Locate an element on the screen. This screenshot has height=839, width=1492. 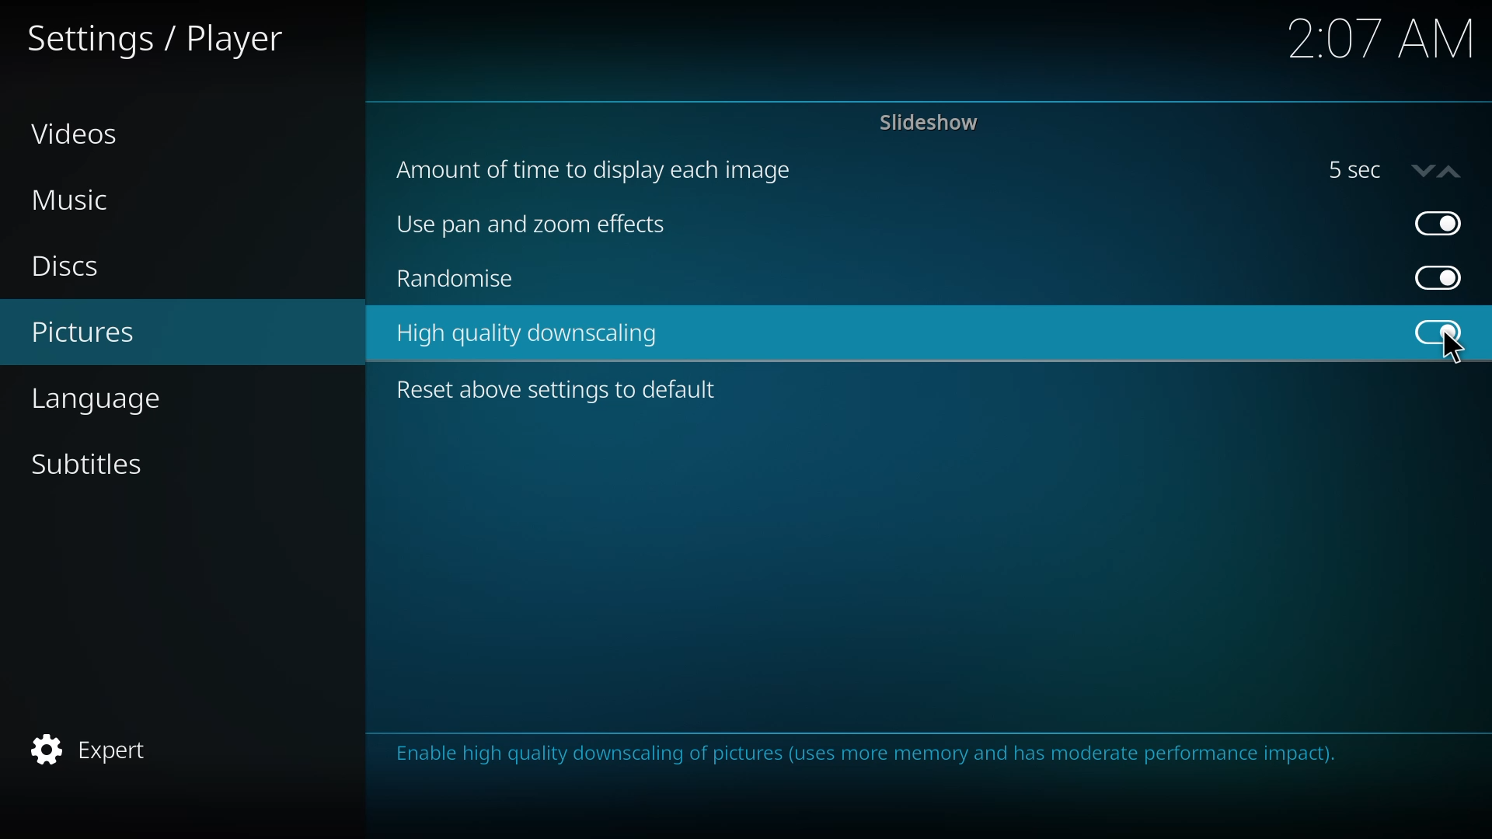
language is located at coordinates (120, 399).